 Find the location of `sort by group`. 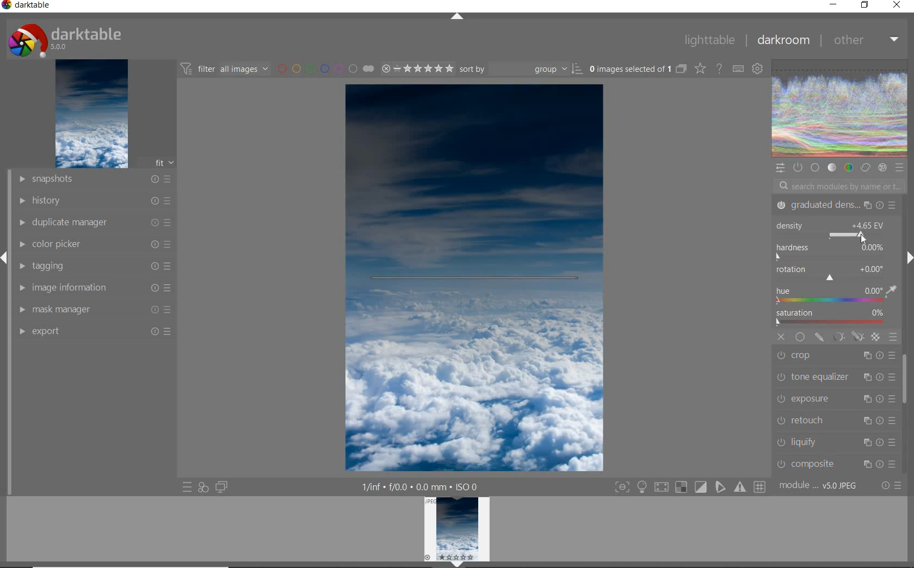

sort by group is located at coordinates (520, 69).